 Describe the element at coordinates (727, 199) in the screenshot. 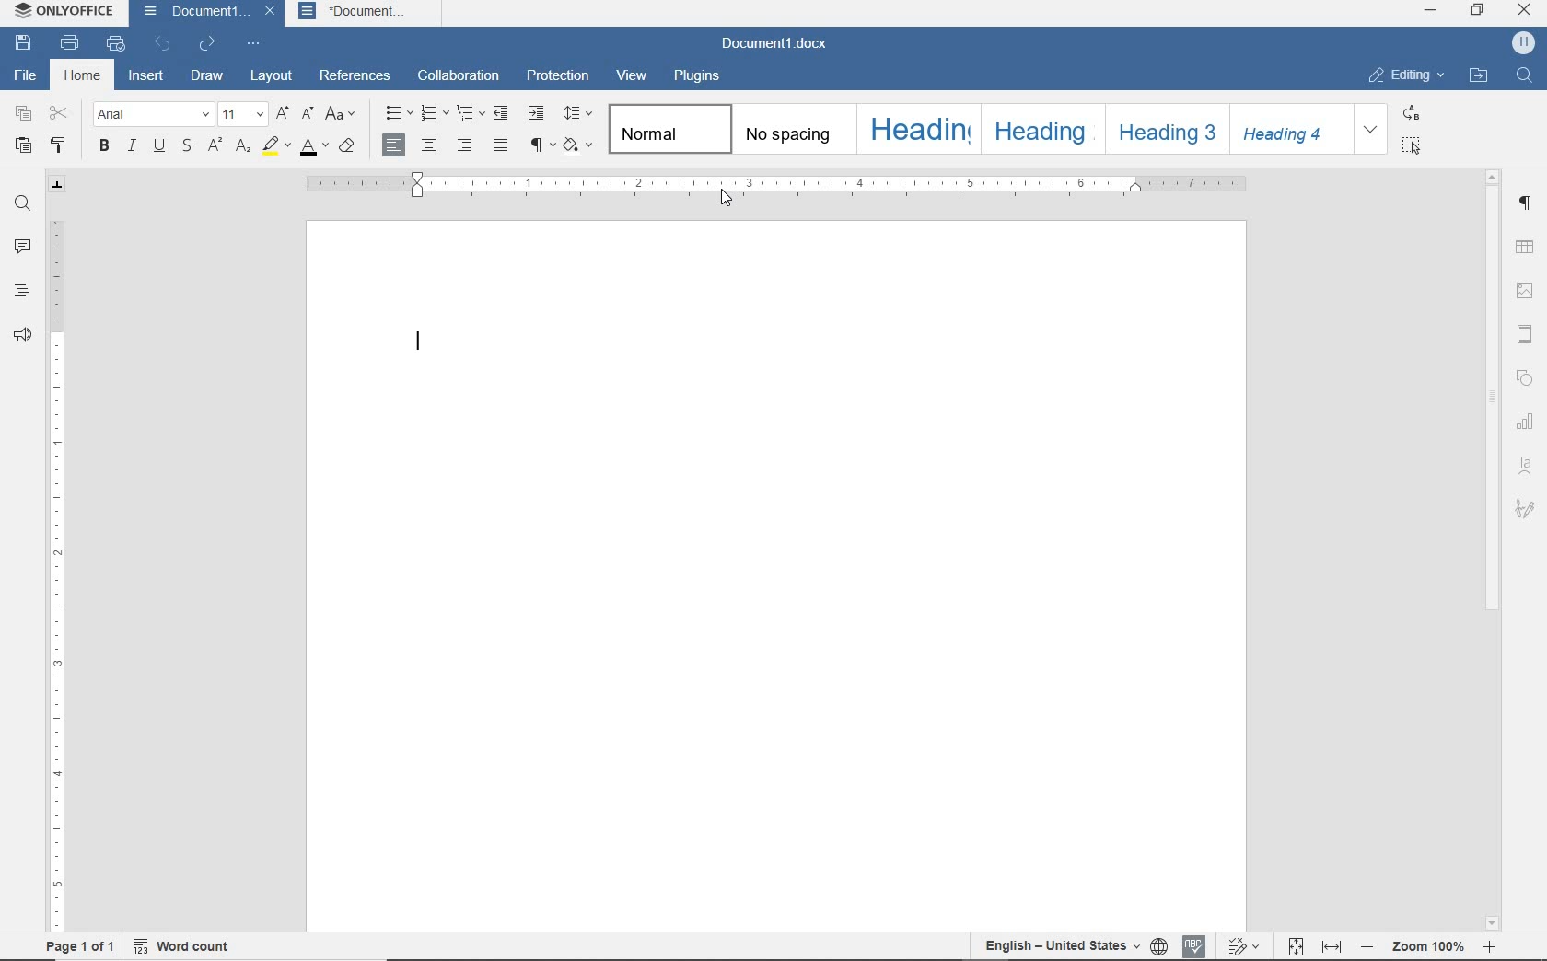

I see `CURSOR AT RULER` at that location.